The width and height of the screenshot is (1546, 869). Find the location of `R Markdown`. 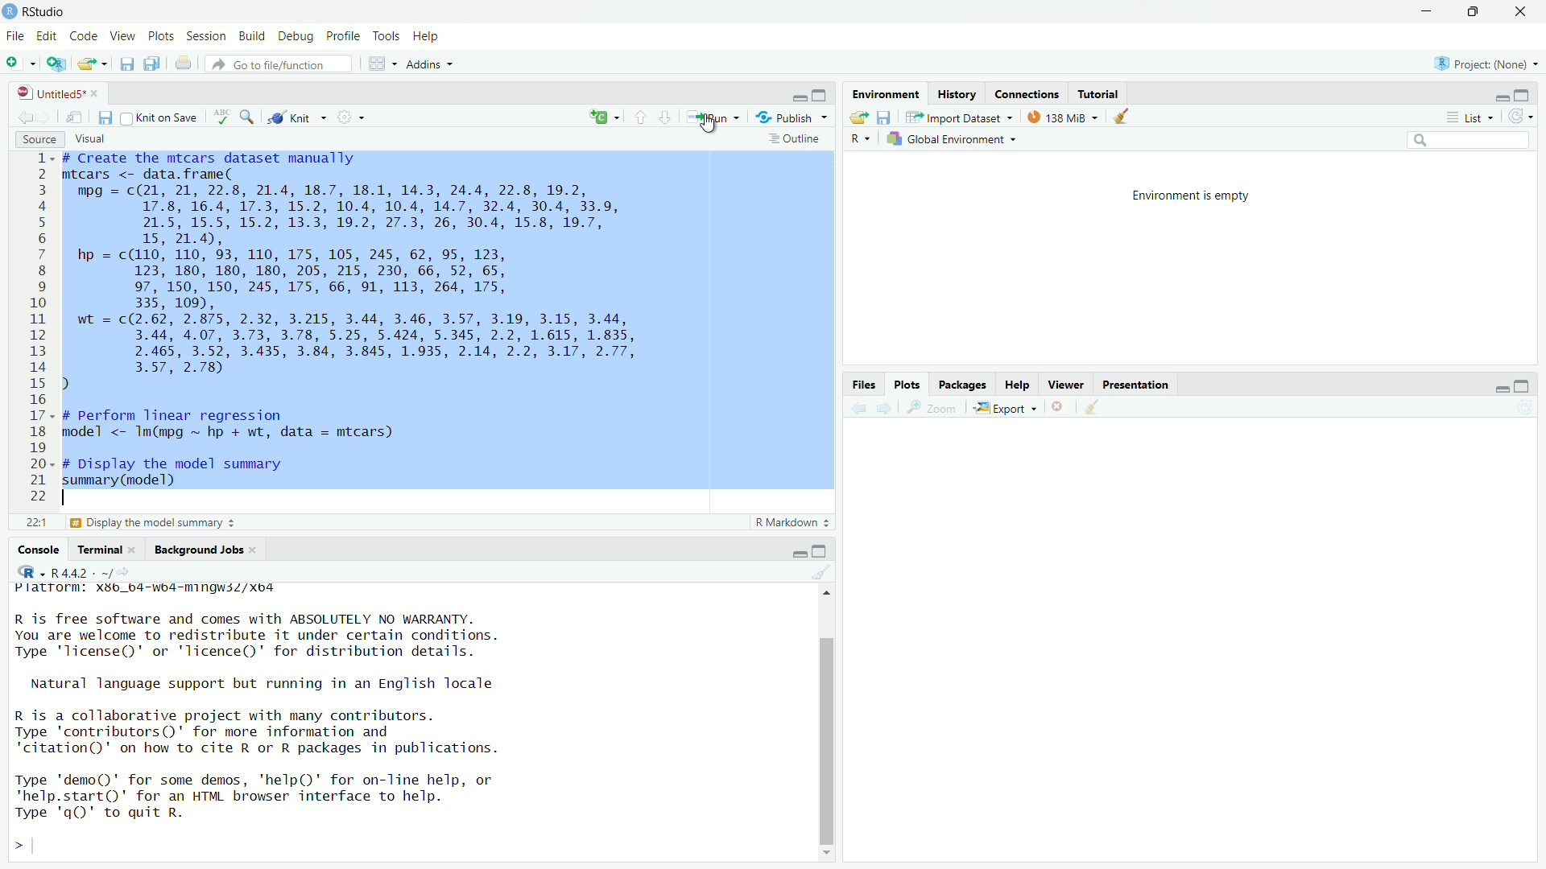

R Markdown is located at coordinates (790, 523).